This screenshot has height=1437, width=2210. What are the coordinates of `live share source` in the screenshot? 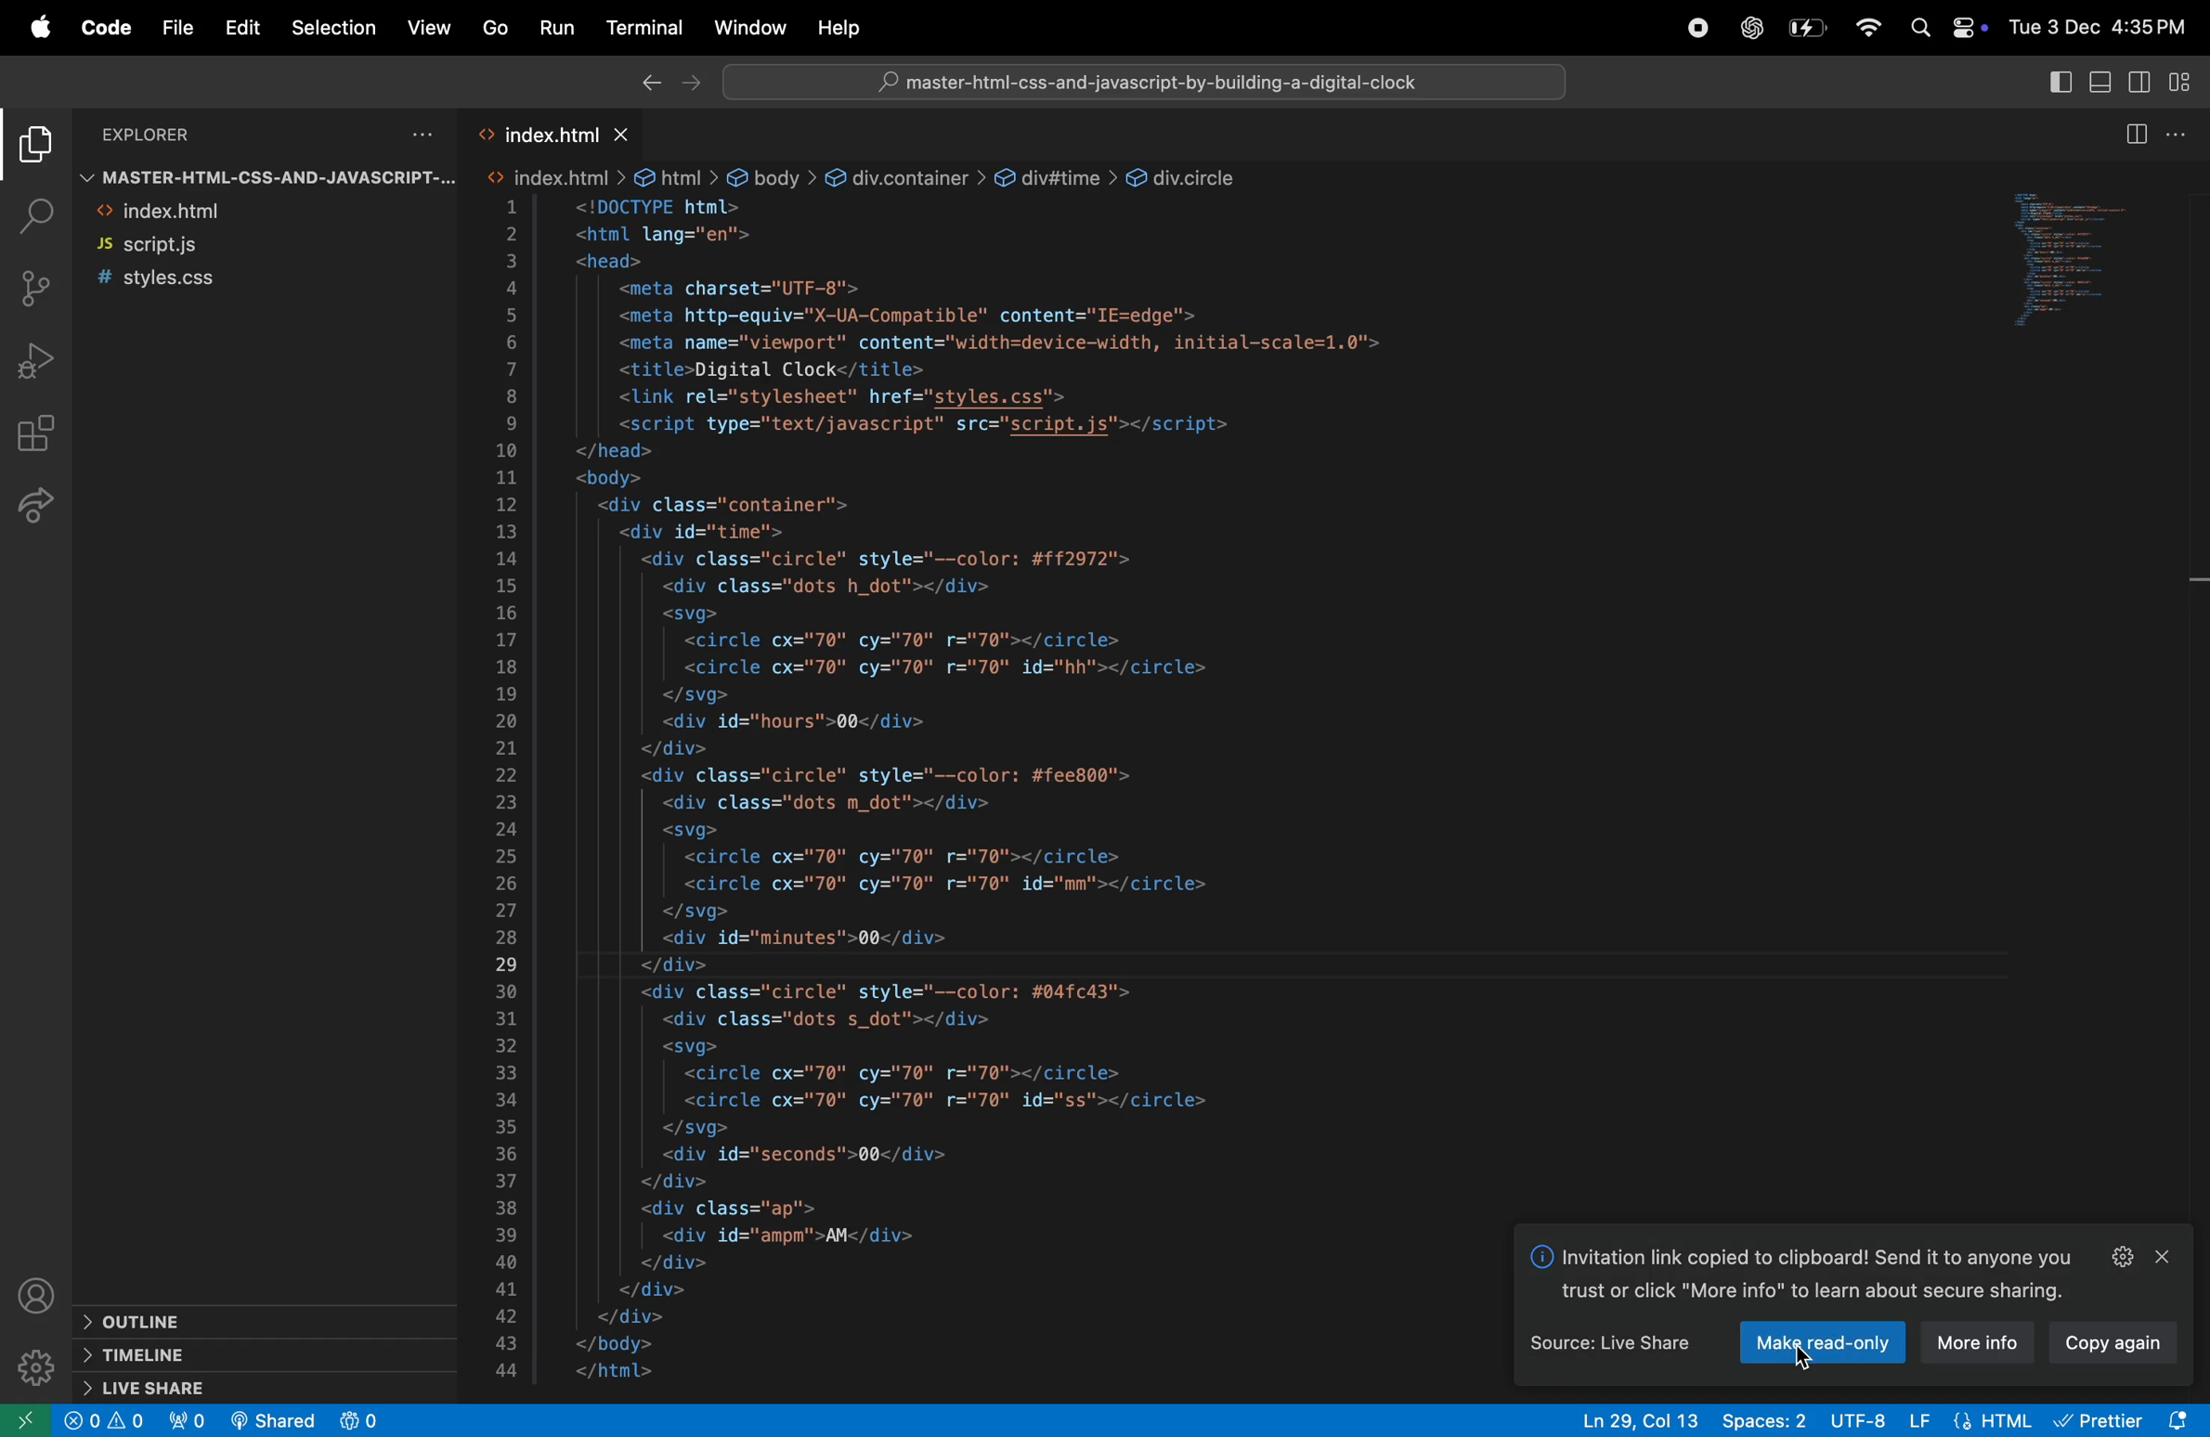 It's located at (1606, 1346).